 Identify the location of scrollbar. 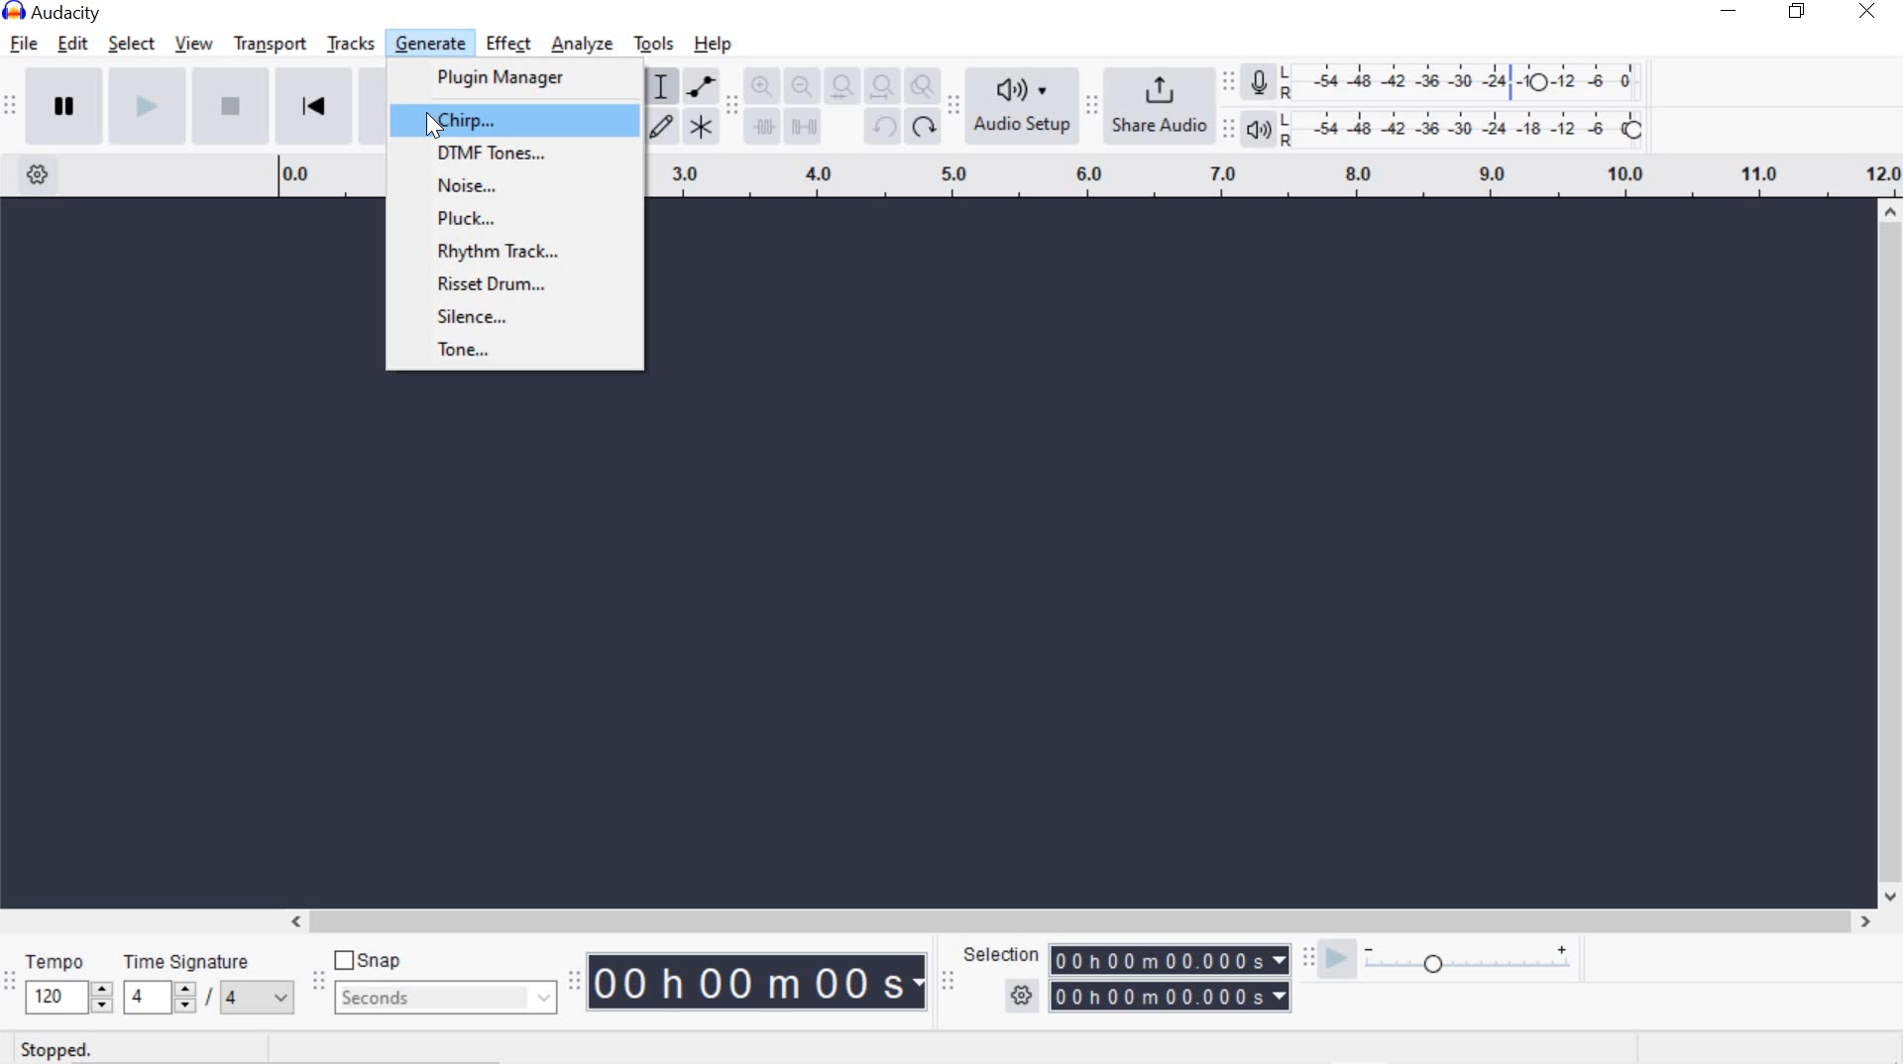
(1886, 553).